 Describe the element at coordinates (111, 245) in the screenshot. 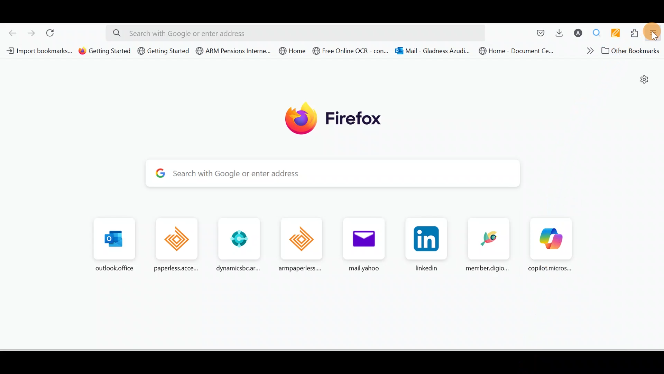

I see `outlook.office` at that location.